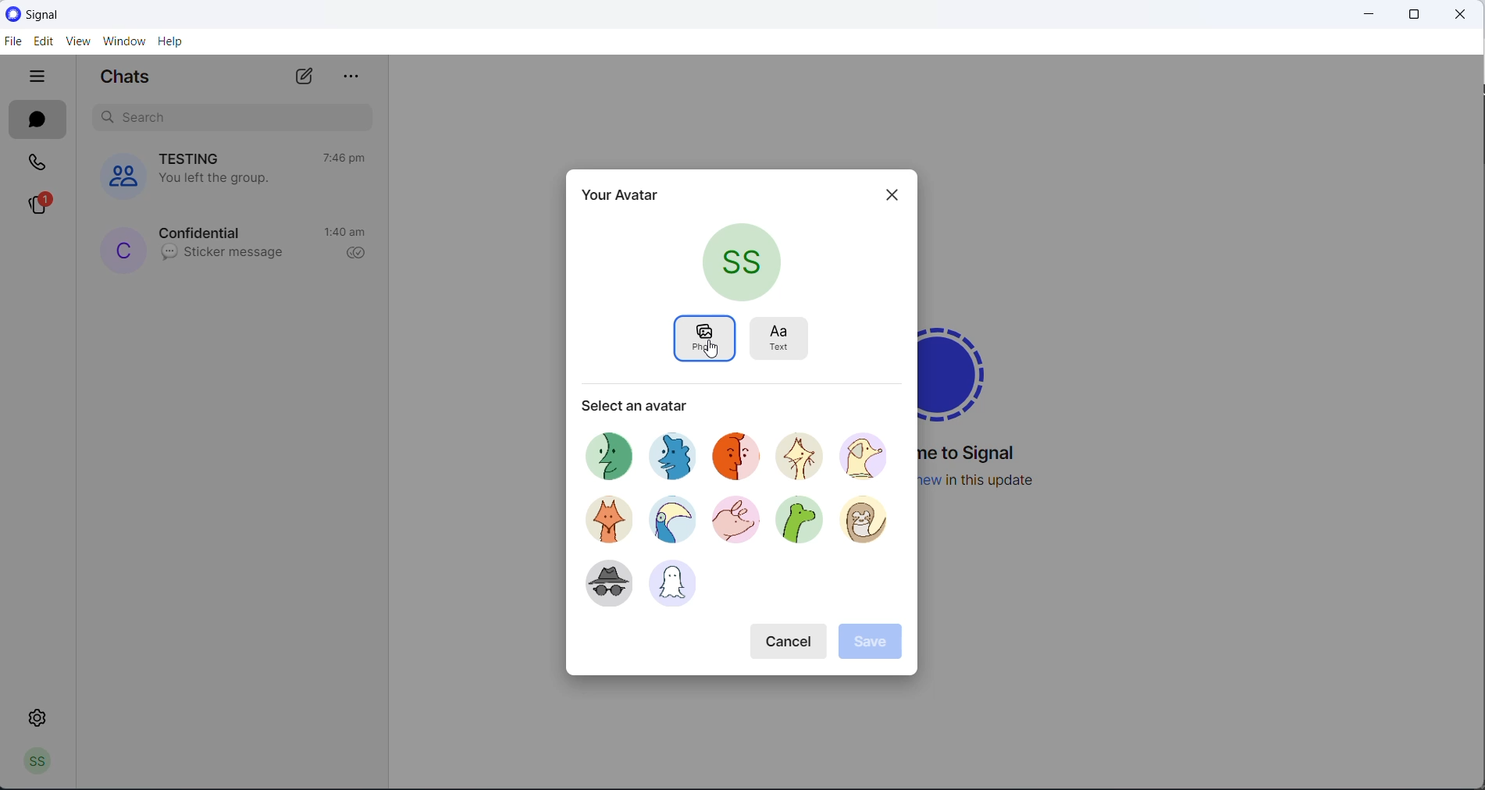 Image resolution: width=1485 pixels, height=790 pixels. I want to click on stories, so click(37, 206).